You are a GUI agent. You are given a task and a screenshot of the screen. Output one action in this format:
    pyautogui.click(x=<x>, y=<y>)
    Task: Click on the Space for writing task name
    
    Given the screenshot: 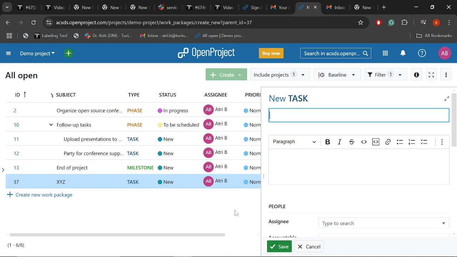 What is the action you would take?
    pyautogui.click(x=358, y=114)
    